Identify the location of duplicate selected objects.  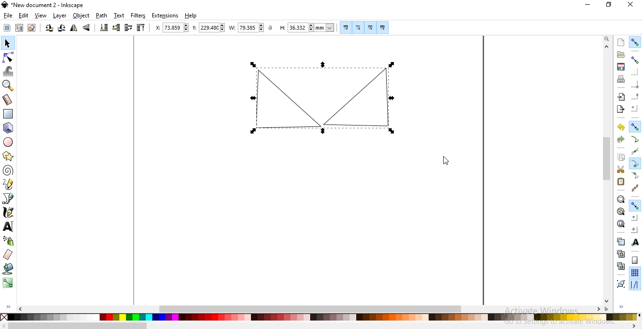
(620, 241).